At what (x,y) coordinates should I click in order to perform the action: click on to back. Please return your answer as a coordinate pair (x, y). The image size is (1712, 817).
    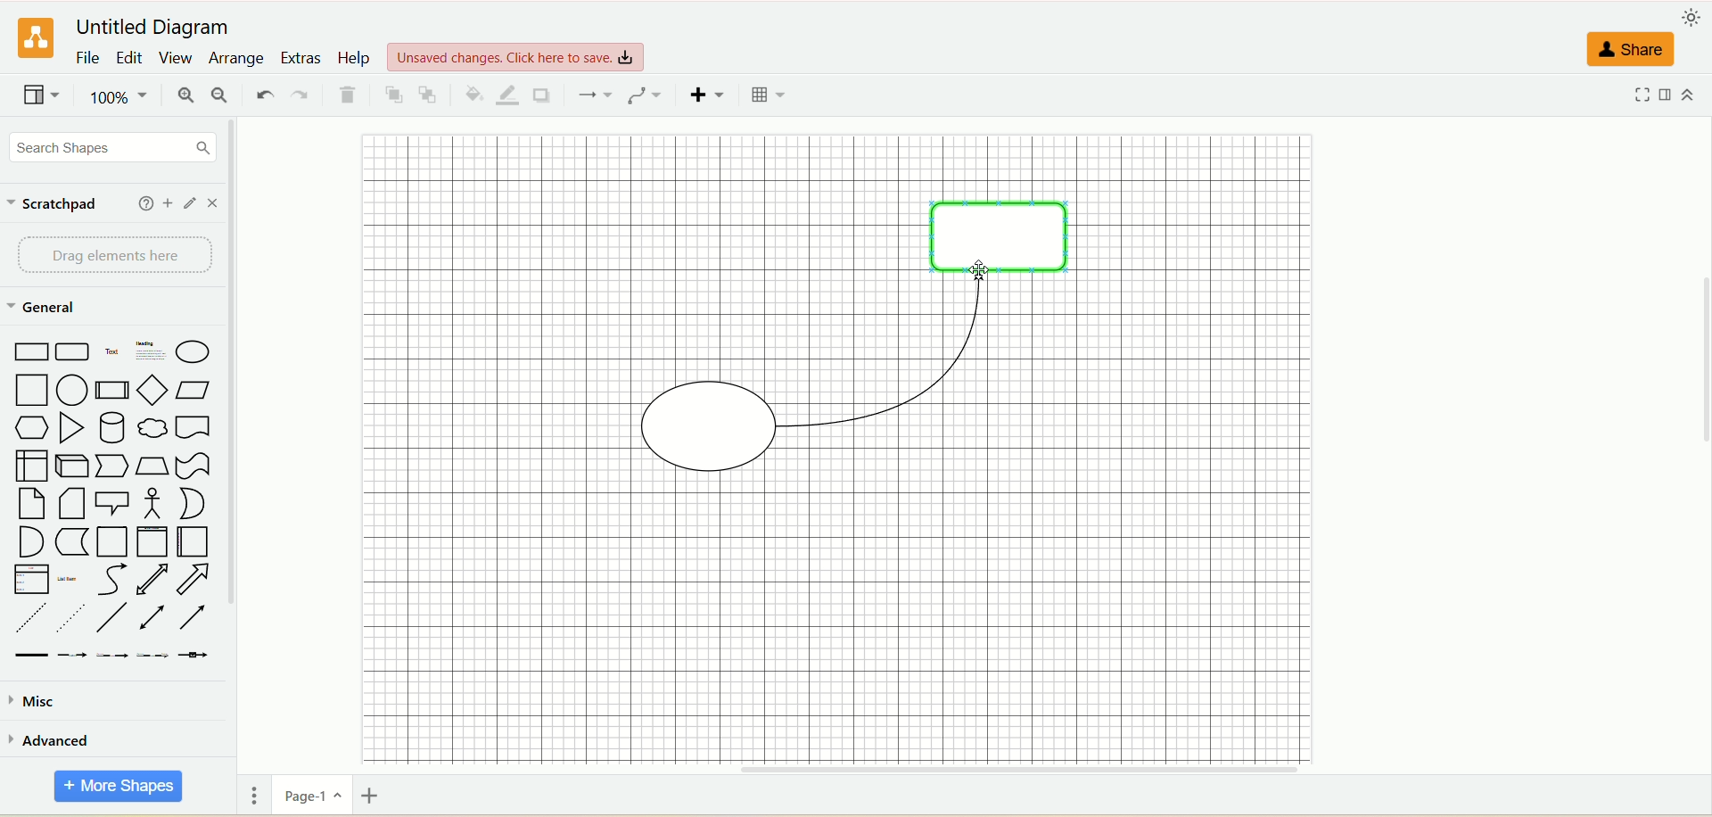
    Looking at the image, I should click on (430, 95).